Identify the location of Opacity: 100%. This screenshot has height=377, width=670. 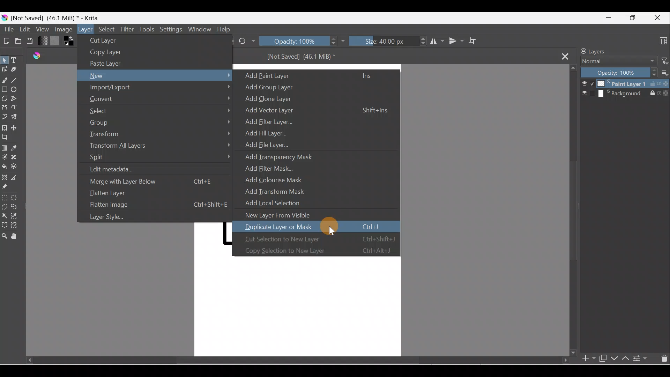
(619, 73).